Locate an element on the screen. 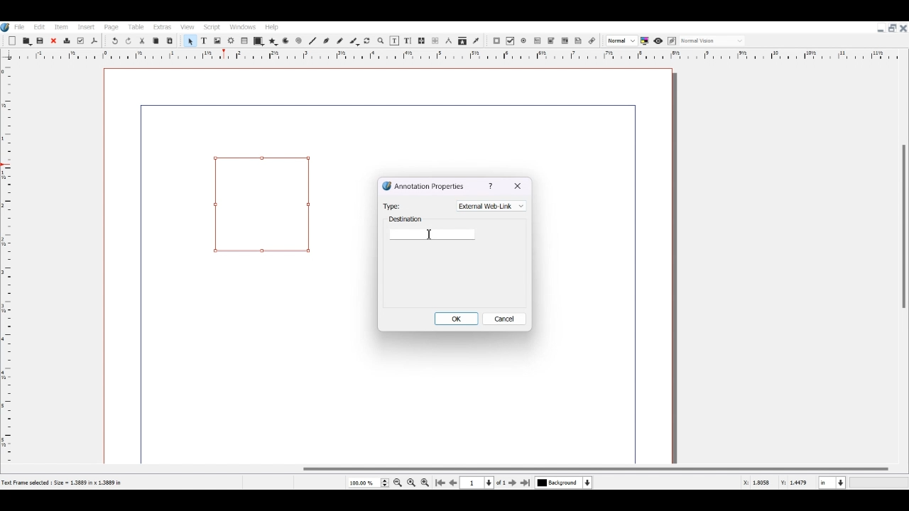 The width and height of the screenshot is (909, 511). Toggle color management system is located at coordinates (646, 40).